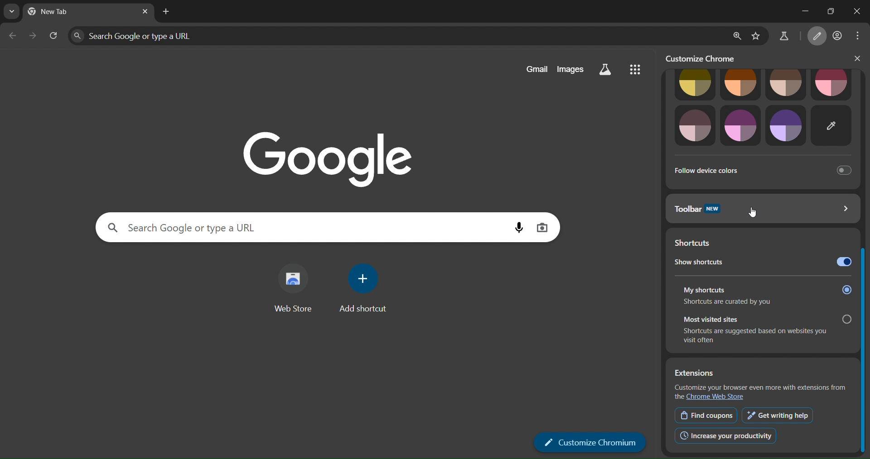 The width and height of the screenshot is (870, 459). I want to click on customize theme, so click(835, 125).